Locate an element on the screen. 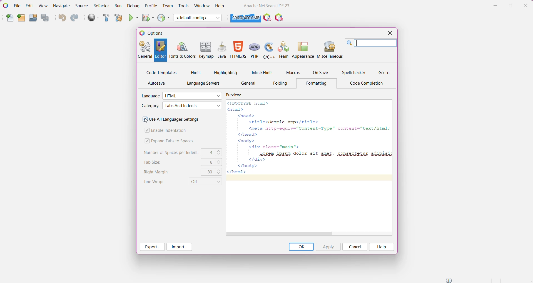 The image size is (533, 283). Debug Project is located at coordinates (148, 17).